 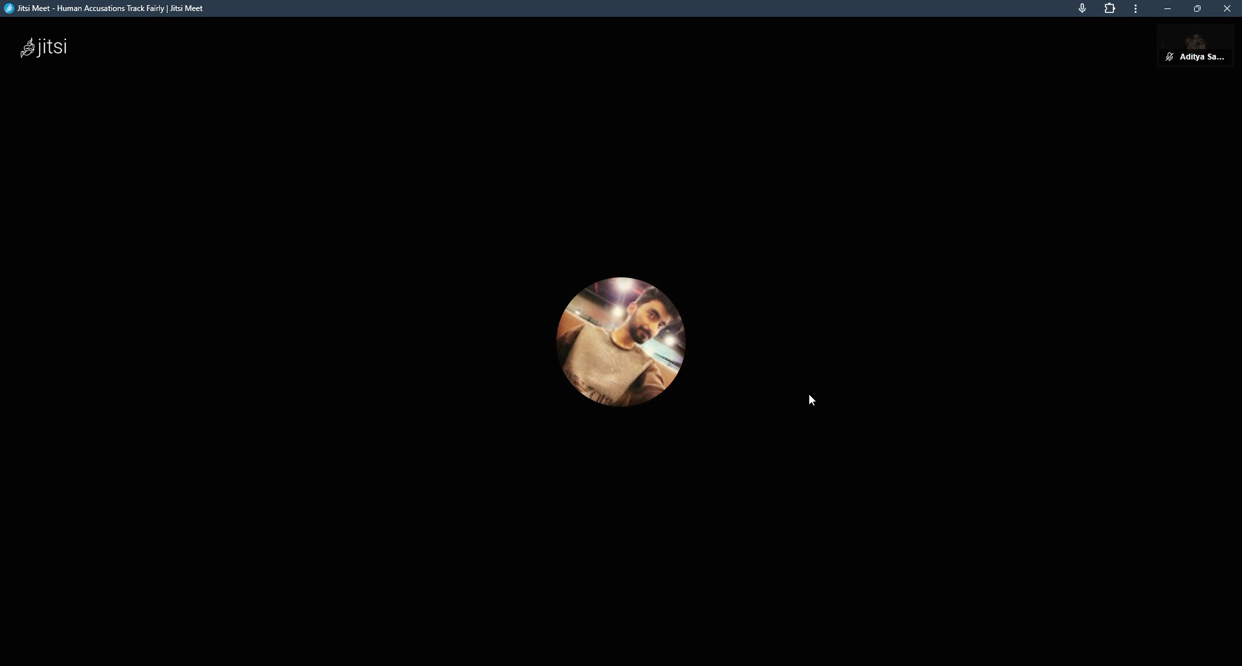 What do you see at coordinates (1228, 9) in the screenshot?
I see `close` at bounding box center [1228, 9].